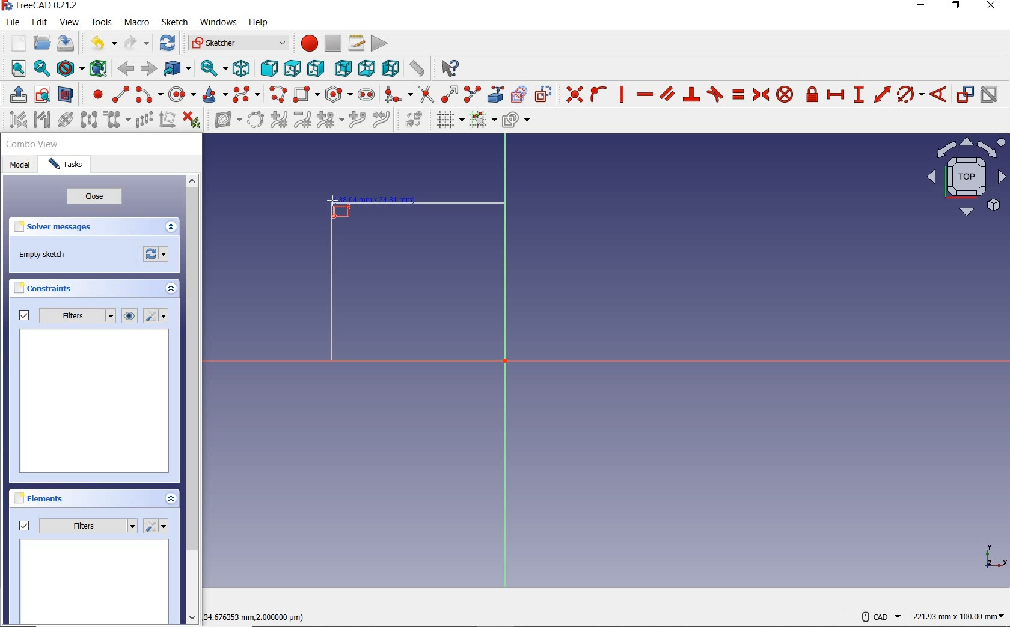  Describe the element at coordinates (14, 41) in the screenshot. I see `new` at that location.